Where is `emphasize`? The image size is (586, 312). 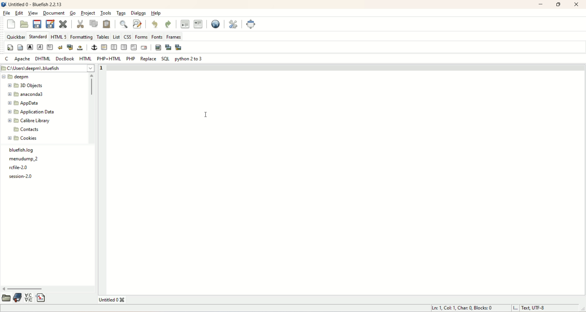 emphasize is located at coordinates (40, 47).